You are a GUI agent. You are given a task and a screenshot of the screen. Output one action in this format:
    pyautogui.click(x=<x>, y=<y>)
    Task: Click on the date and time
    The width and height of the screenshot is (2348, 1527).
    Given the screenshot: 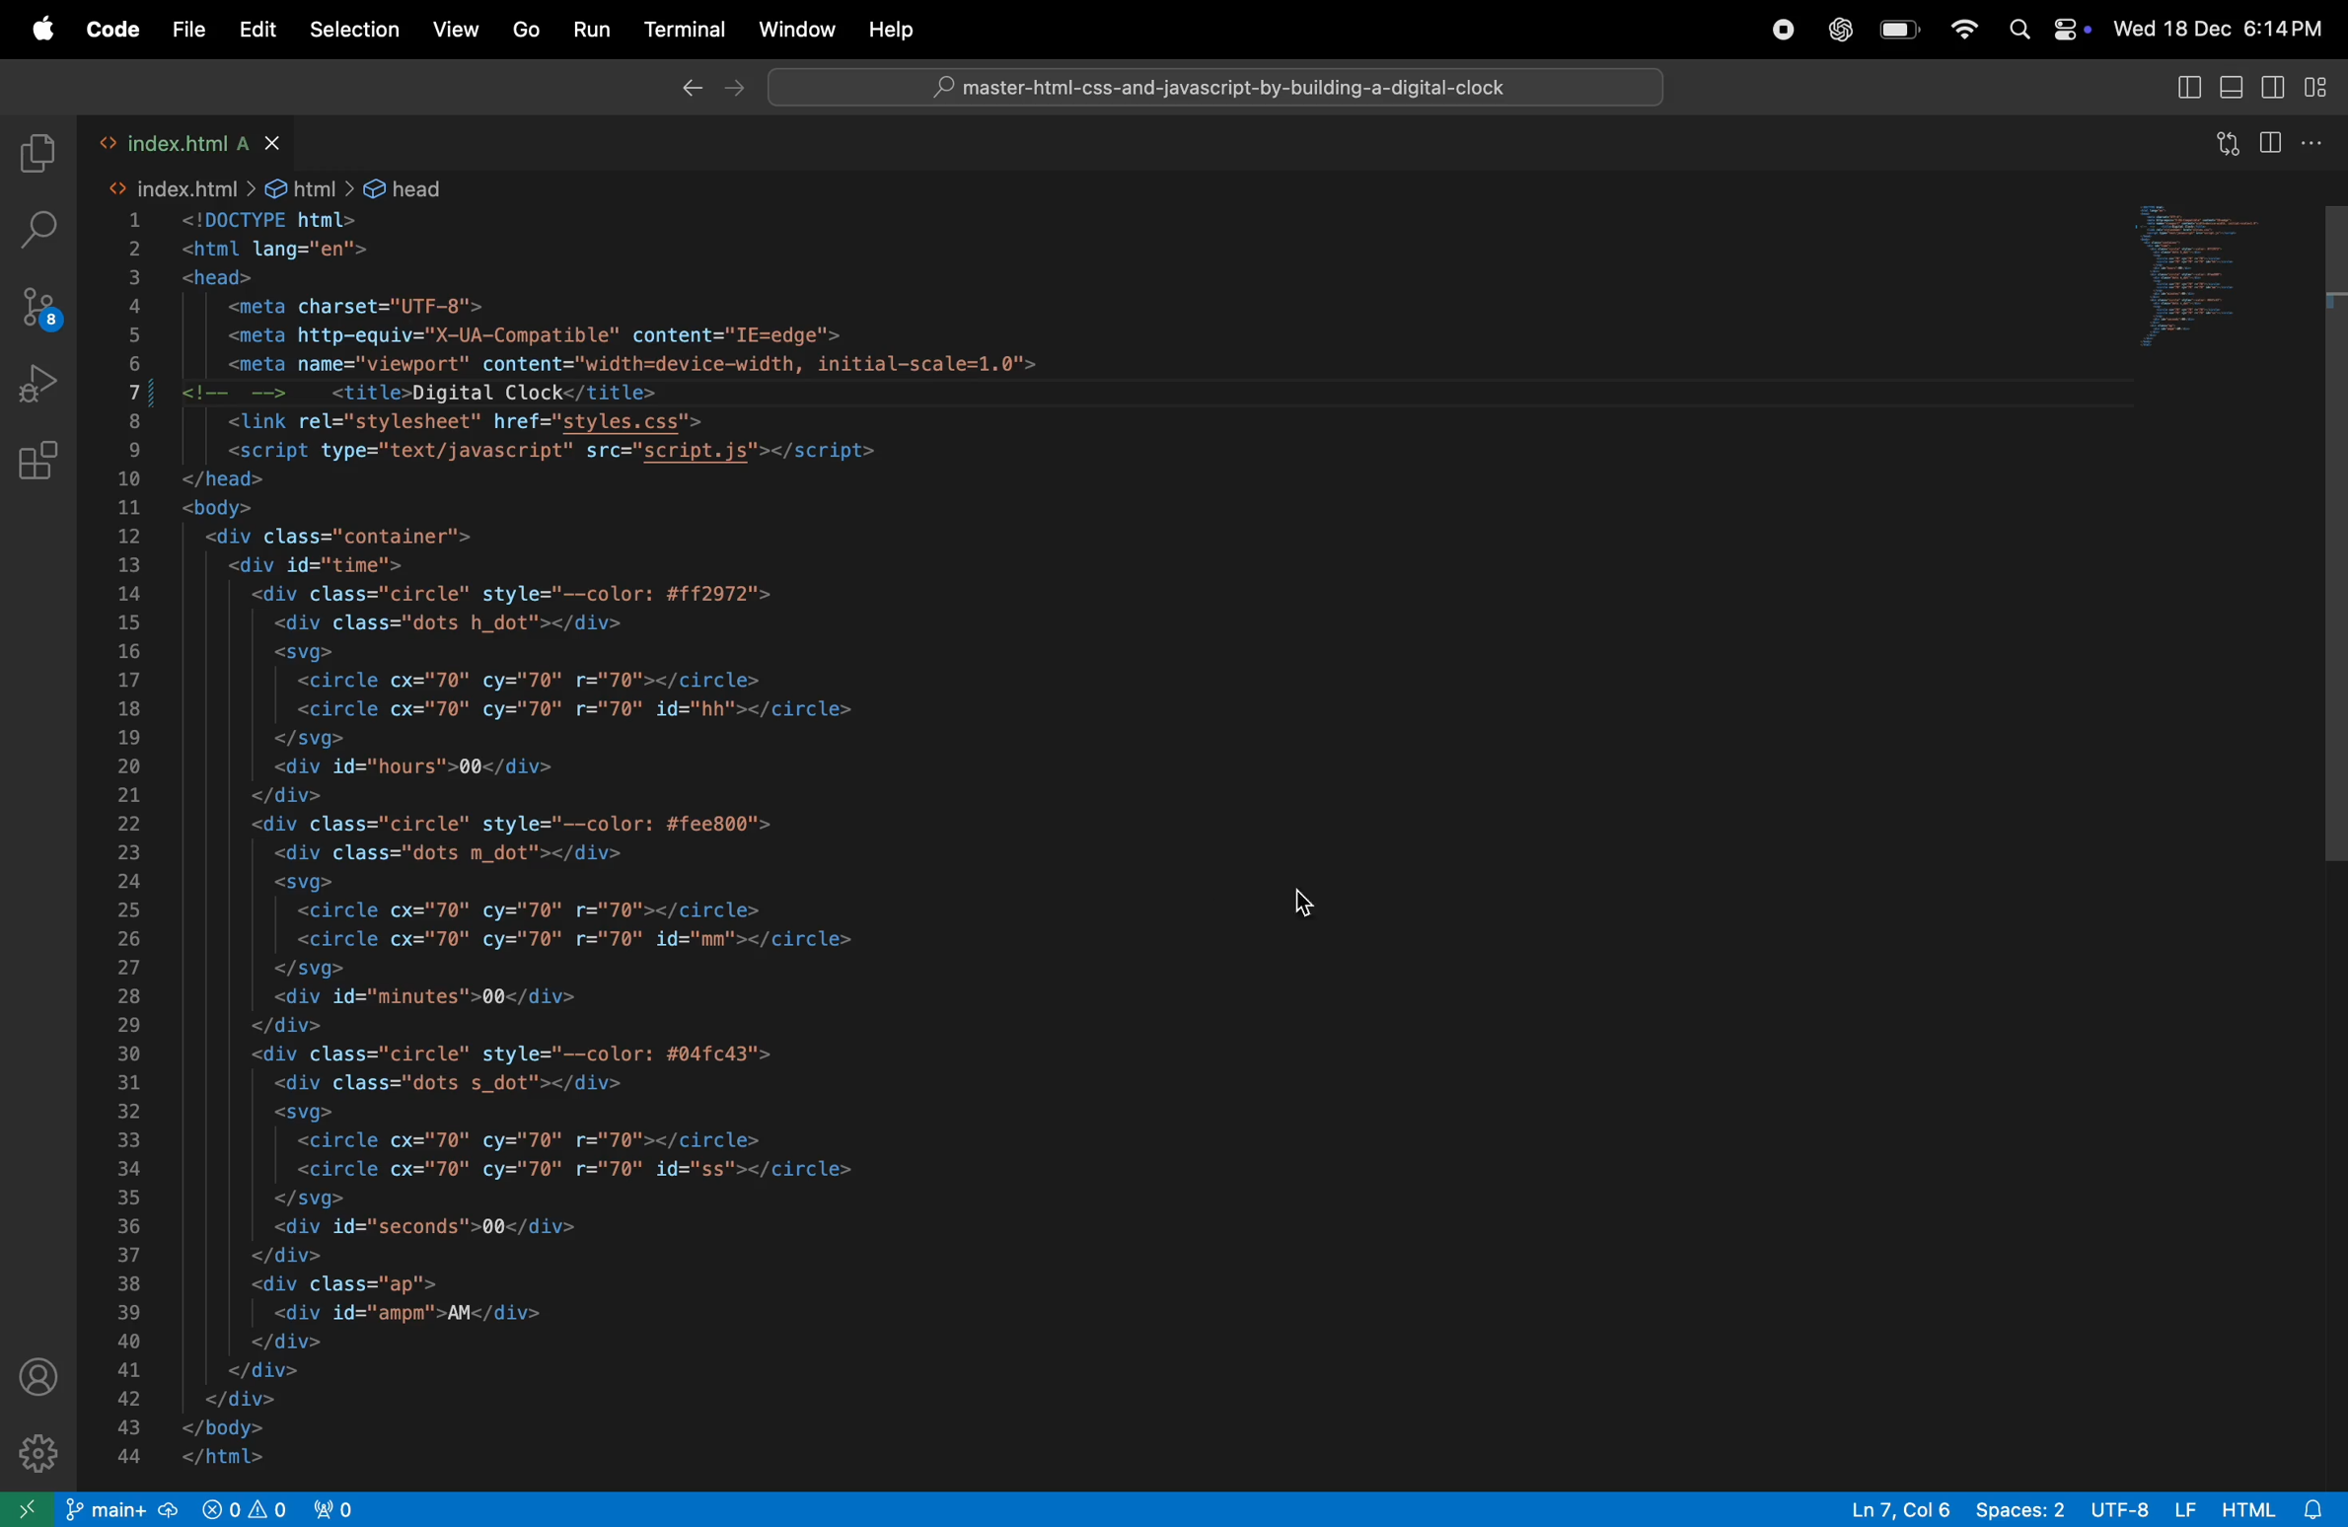 What is the action you would take?
    pyautogui.click(x=2224, y=28)
    